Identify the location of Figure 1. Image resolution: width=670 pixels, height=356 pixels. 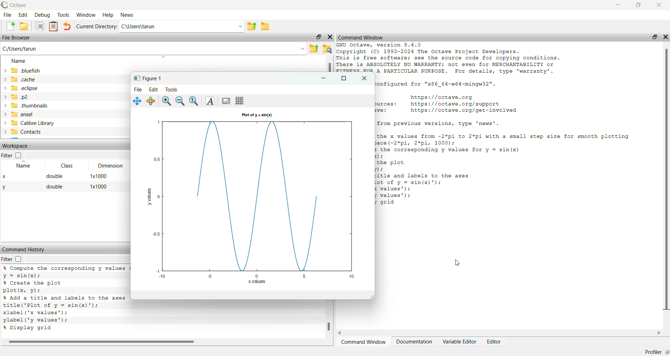
(148, 78).